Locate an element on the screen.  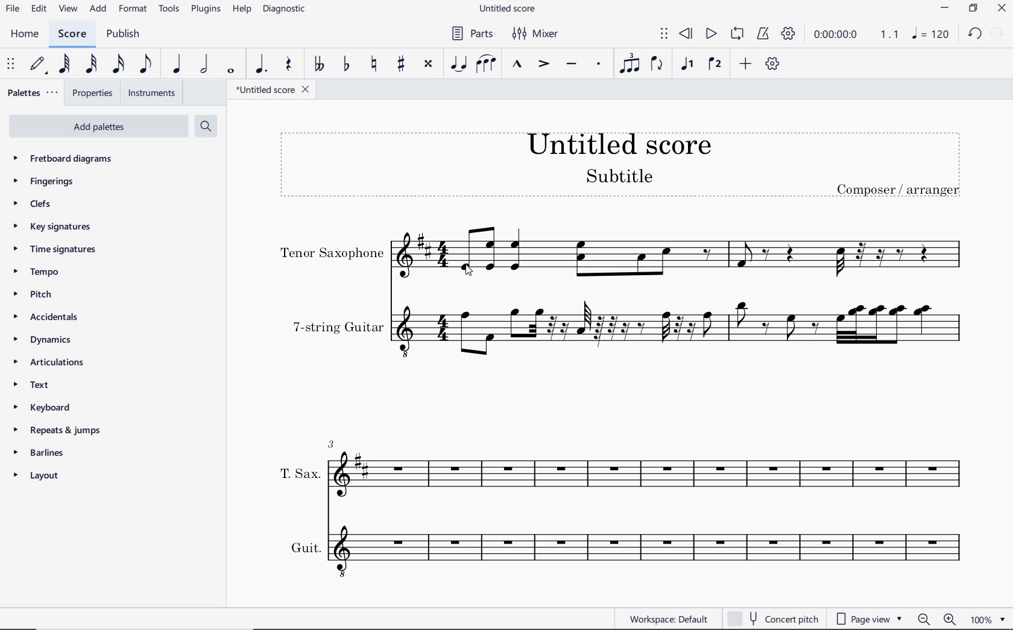
DIAGNOSTIC is located at coordinates (286, 8).